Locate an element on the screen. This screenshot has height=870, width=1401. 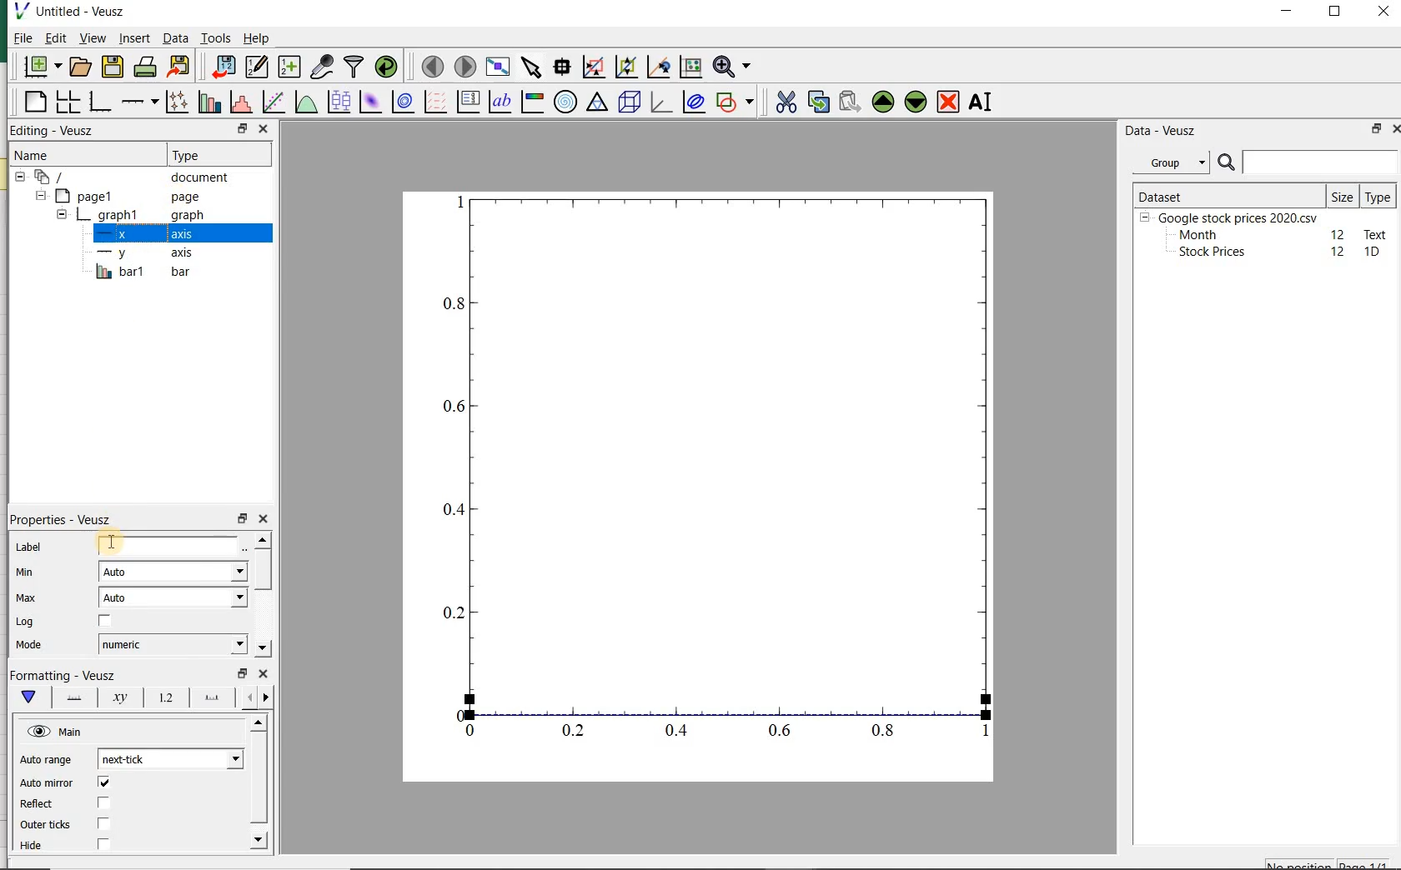
page1 is located at coordinates (121, 197).